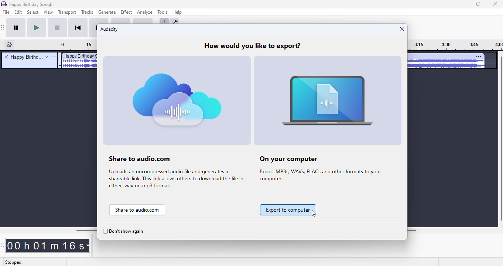 The image size is (503, 266). I want to click on expand, so click(46, 57).